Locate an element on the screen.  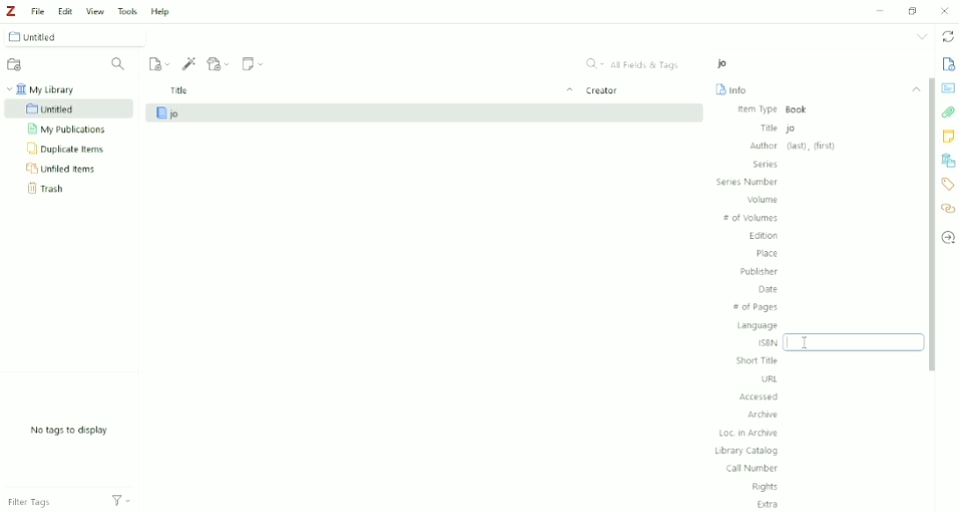
Extra is located at coordinates (768, 504).